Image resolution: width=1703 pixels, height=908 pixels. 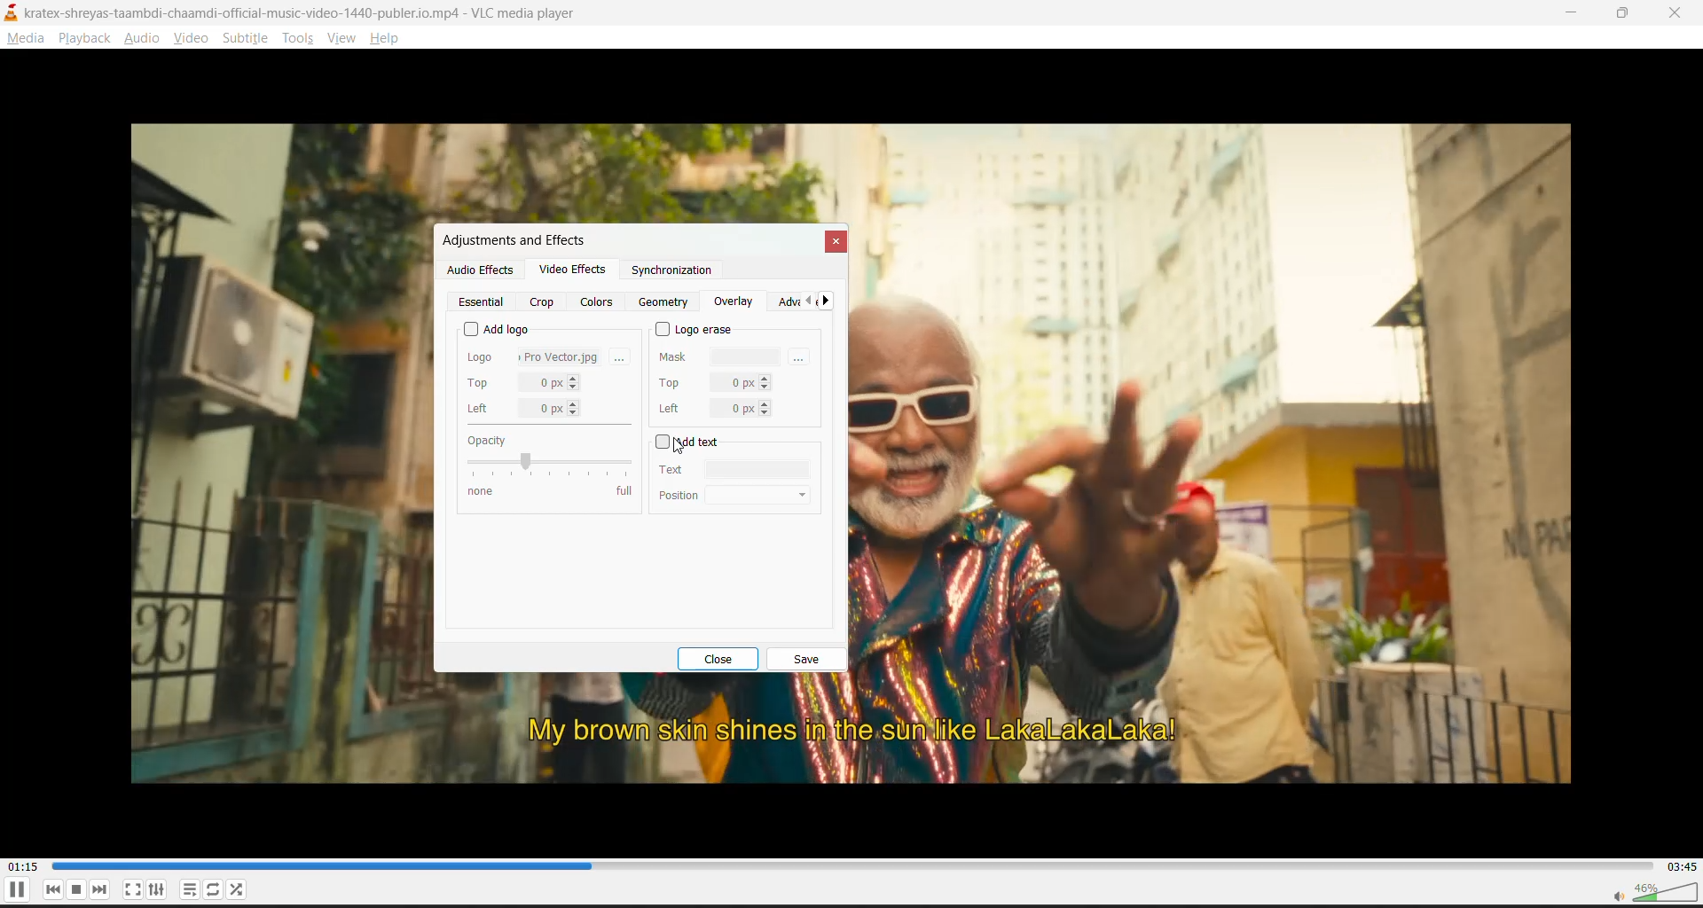 What do you see at coordinates (671, 274) in the screenshot?
I see `synchronization` at bounding box center [671, 274].